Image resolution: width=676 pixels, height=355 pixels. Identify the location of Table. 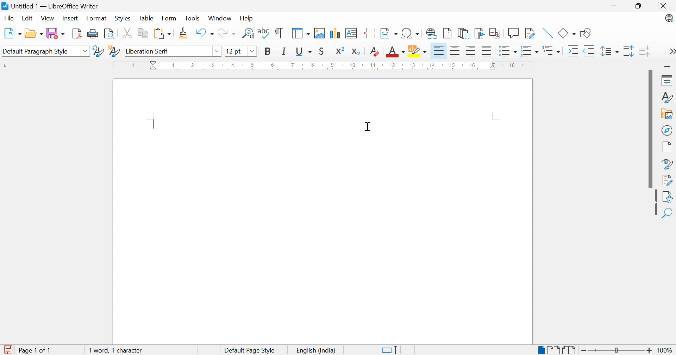
(146, 18).